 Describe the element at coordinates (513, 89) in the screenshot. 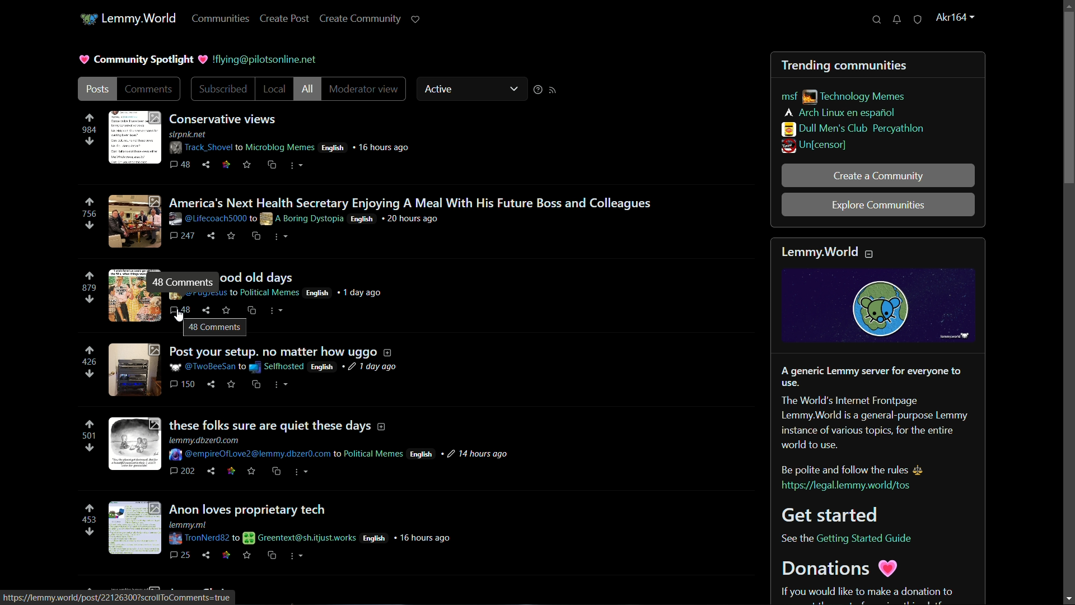

I see `dropdown` at that location.